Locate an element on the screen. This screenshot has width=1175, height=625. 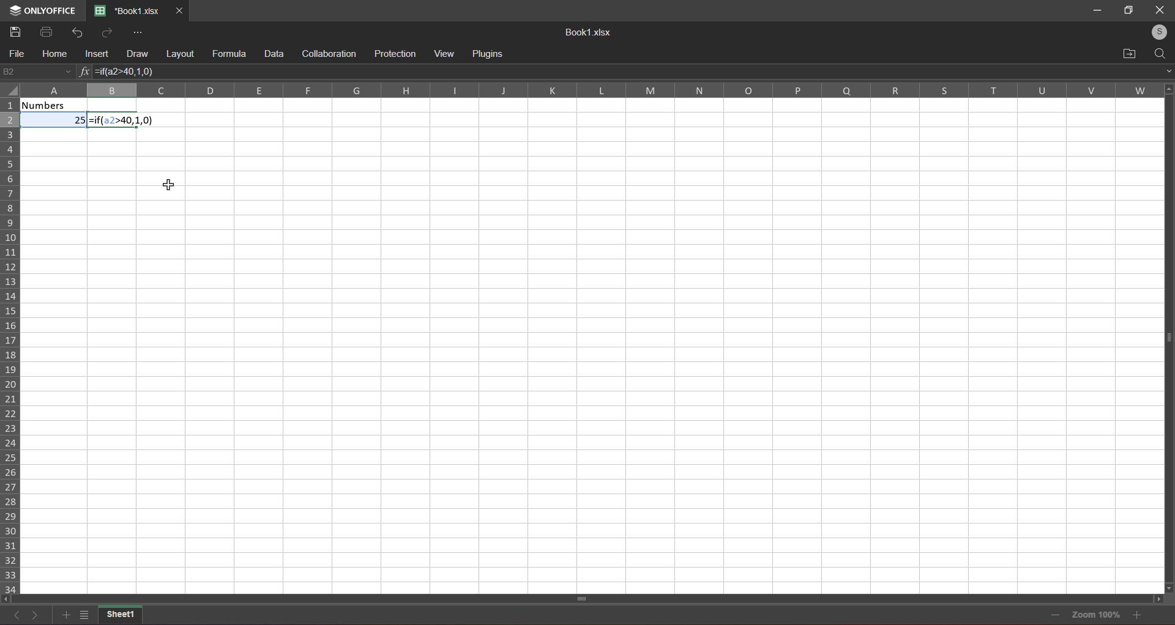
next is located at coordinates (35, 616).